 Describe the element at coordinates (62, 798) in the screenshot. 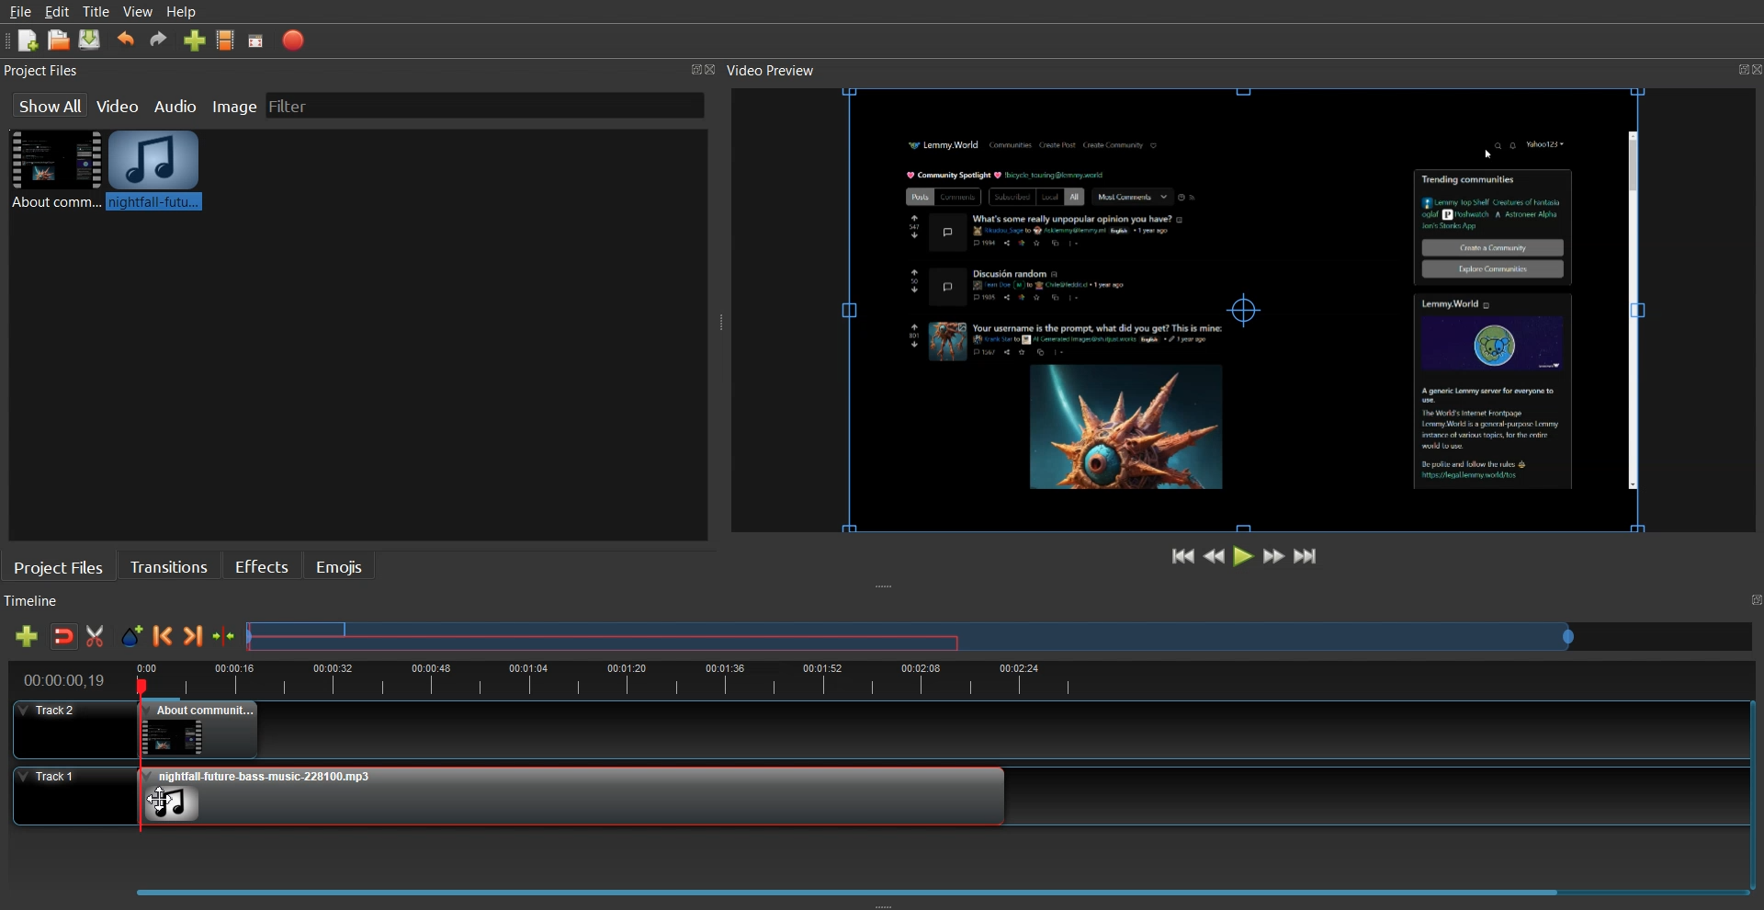

I see `Track 1` at that location.